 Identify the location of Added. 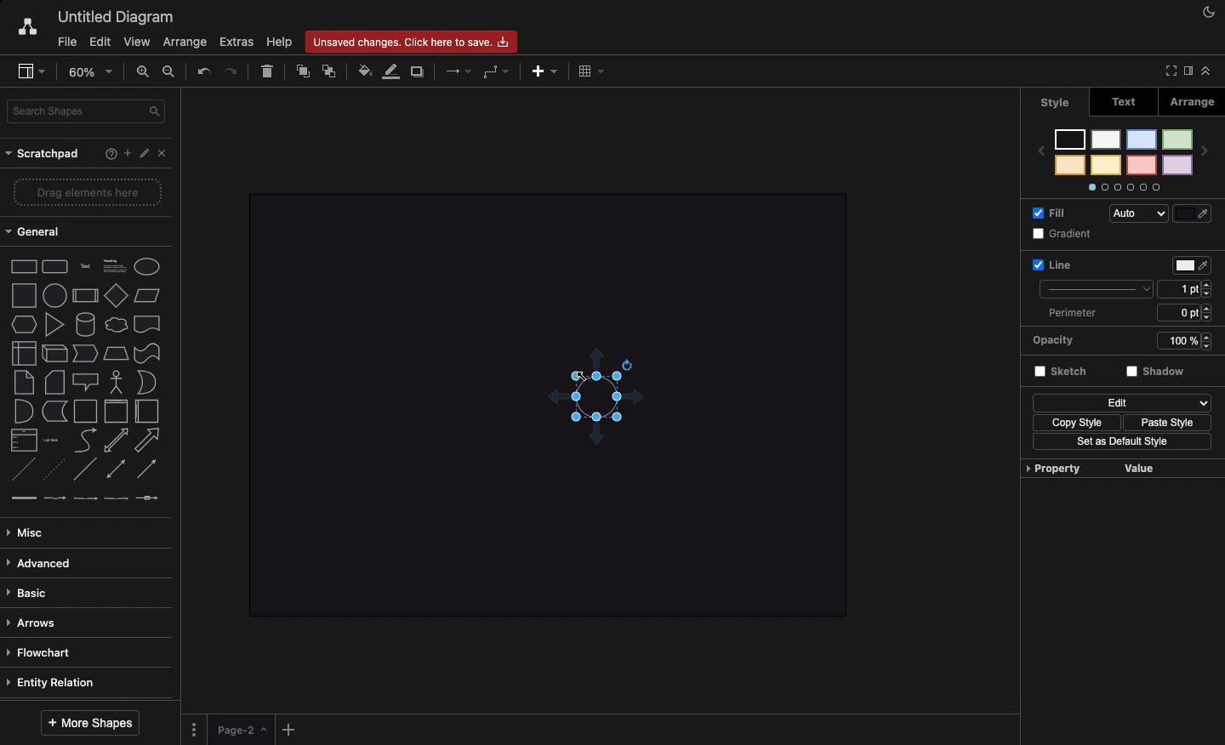
(605, 388).